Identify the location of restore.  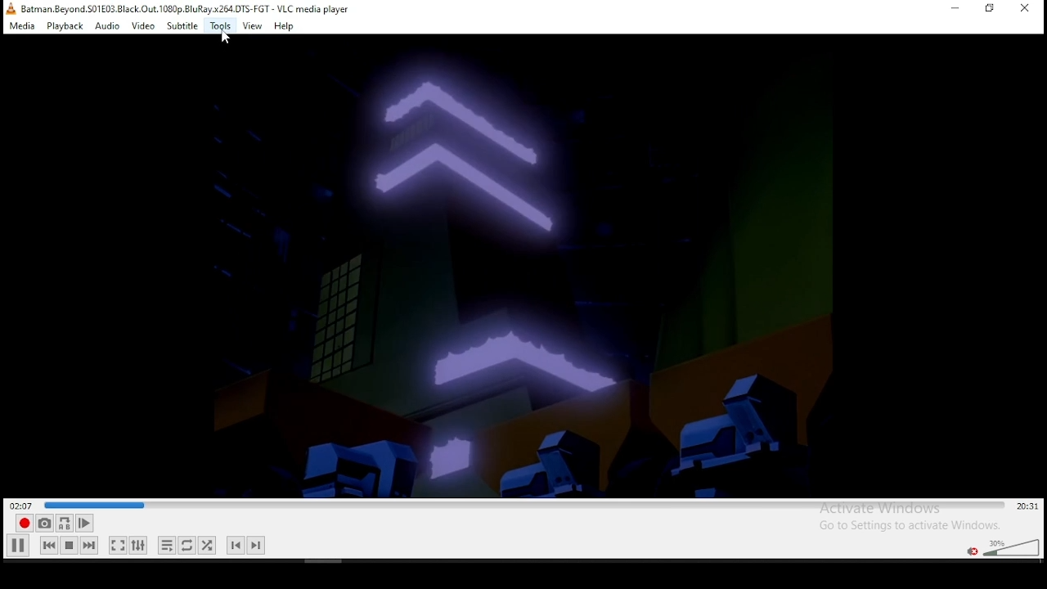
(990, 9).